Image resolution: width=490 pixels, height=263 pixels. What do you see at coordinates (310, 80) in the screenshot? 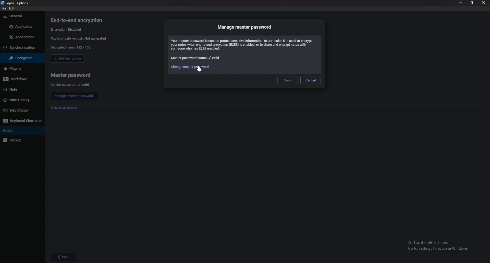
I see `cancel` at bounding box center [310, 80].